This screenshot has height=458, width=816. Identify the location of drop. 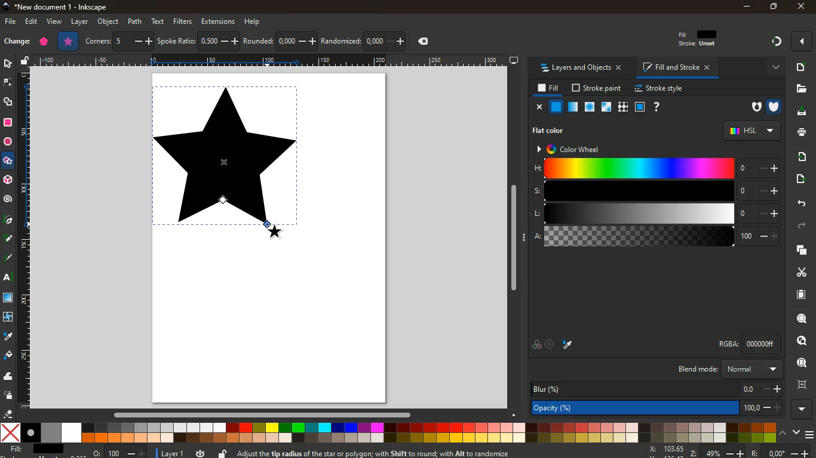
(8, 336).